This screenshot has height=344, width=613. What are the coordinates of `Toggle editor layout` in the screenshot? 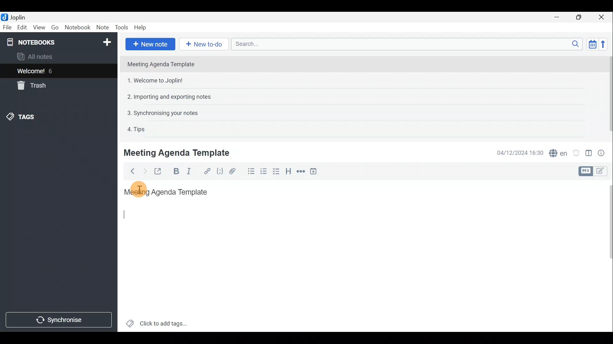 It's located at (589, 154).